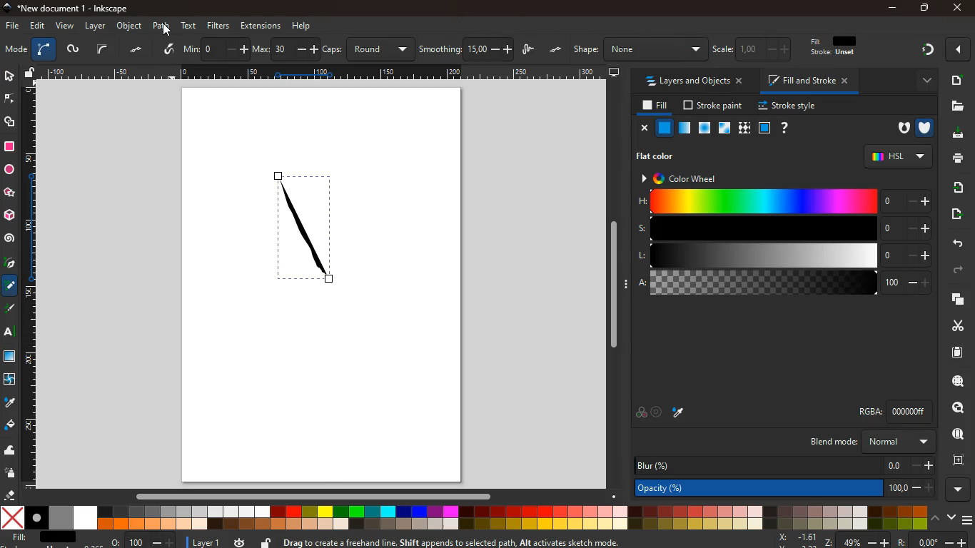 This screenshot has width=975, height=548. What do you see at coordinates (840, 46) in the screenshot?
I see `fill` at bounding box center [840, 46].